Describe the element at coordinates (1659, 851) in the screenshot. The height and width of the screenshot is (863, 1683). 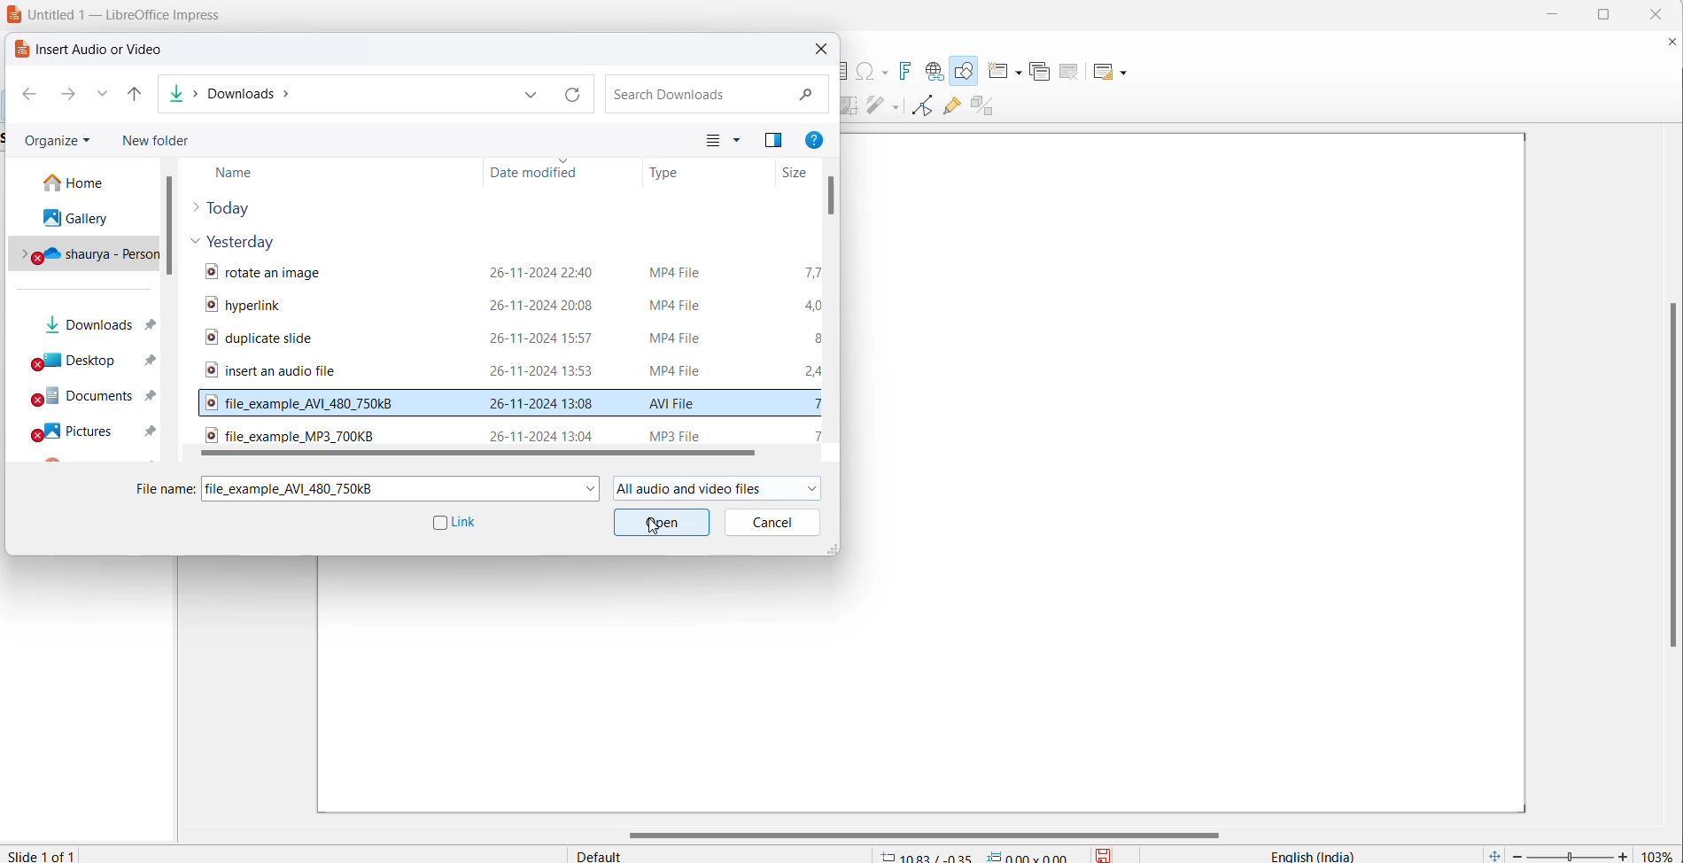
I see `zoom percentage` at that location.